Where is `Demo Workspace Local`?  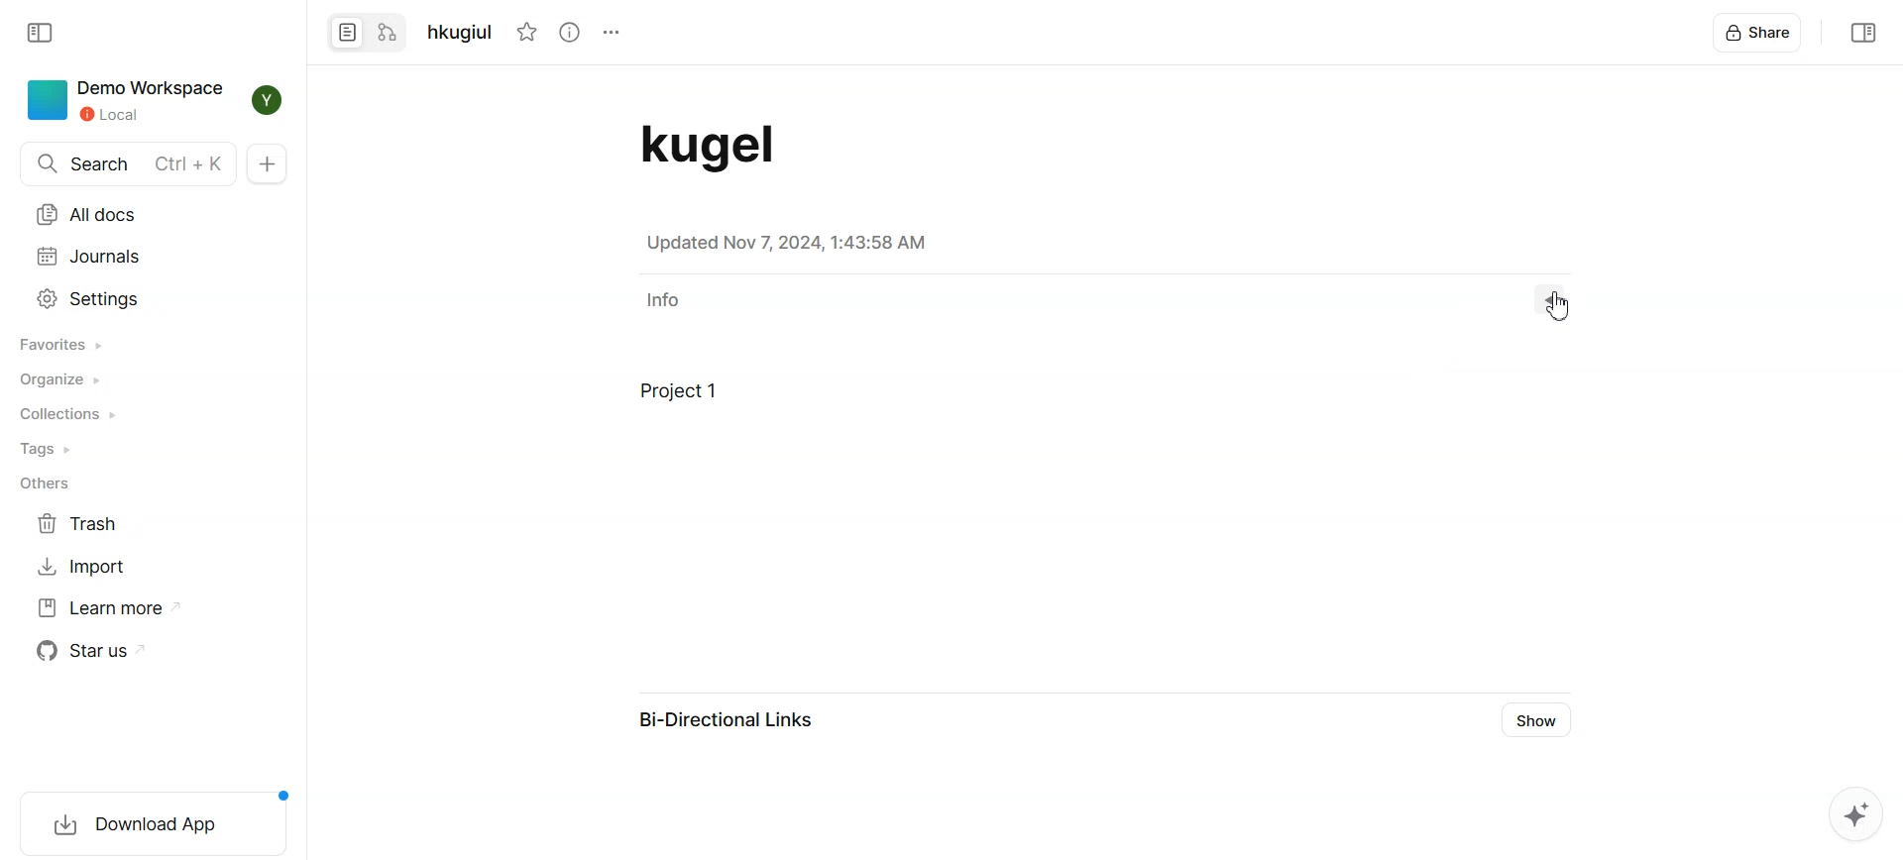 Demo Workspace Local is located at coordinates (124, 99).